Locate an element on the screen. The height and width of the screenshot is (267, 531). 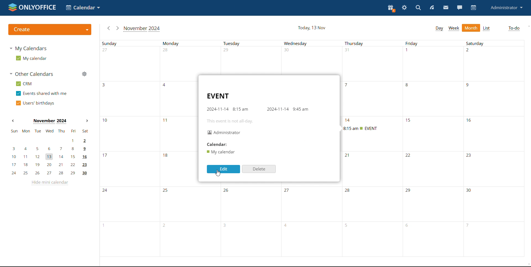
events shared with me is located at coordinates (41, 94).